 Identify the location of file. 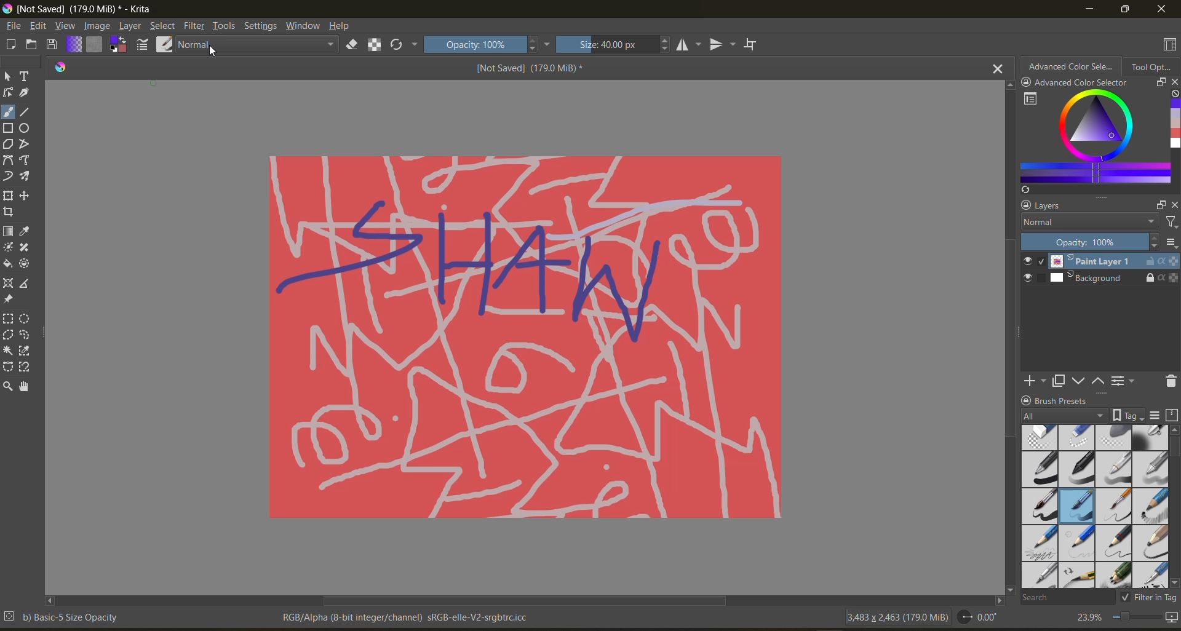
(14, 26).